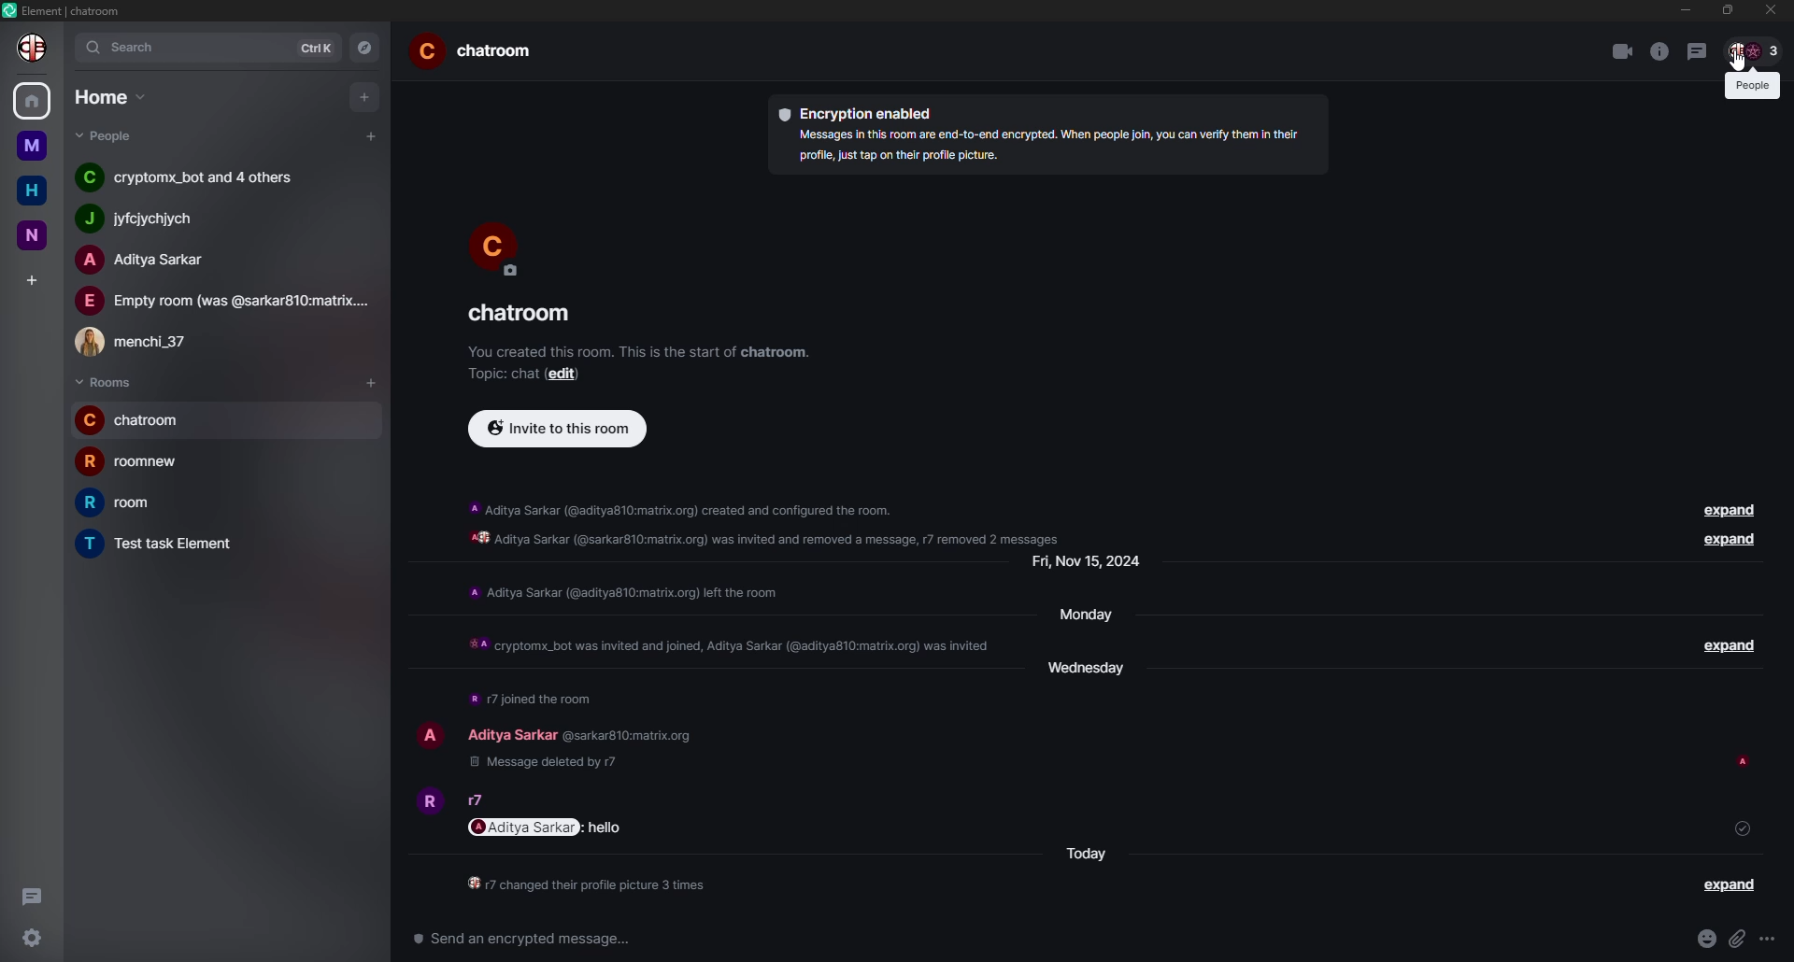 The image size is (1794, 962). I want to click on profile, so click(495, 247).